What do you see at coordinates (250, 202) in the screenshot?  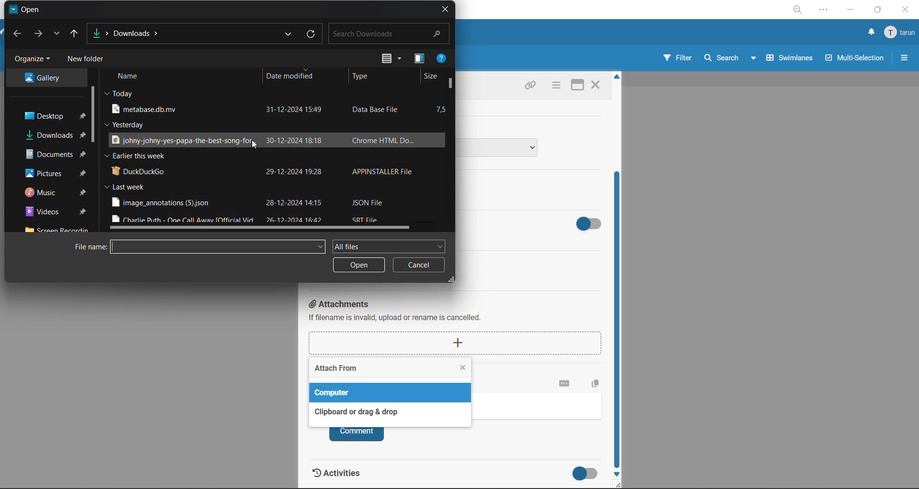 I see `file with date and type` at bounding box center [250, 202].